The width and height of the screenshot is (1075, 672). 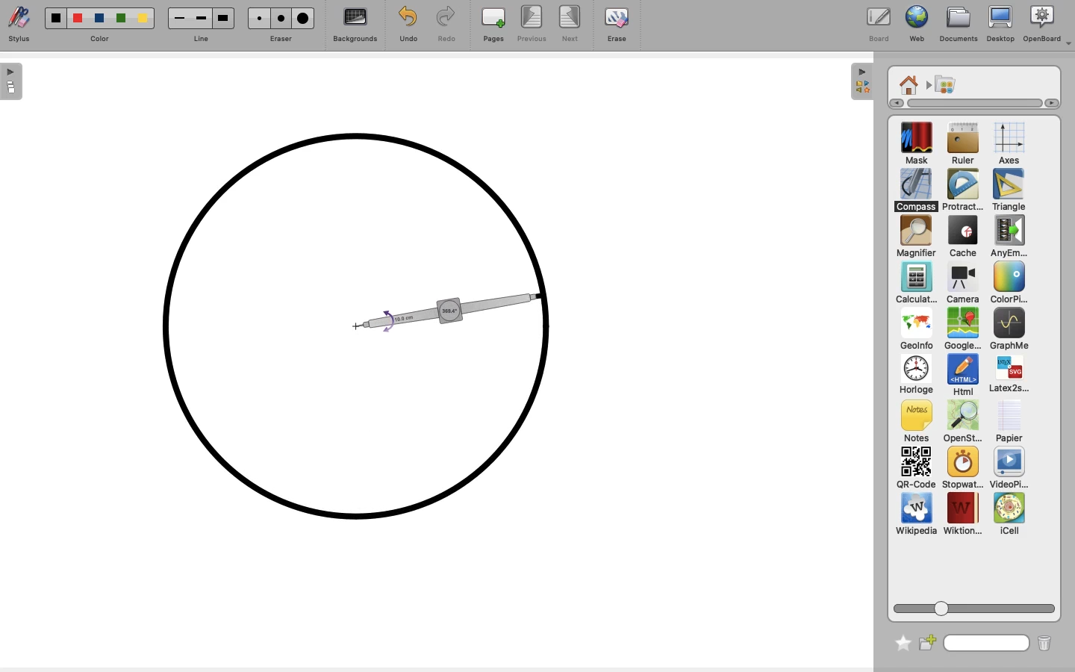 I want to click on Cache, so click(x=961, y=238).